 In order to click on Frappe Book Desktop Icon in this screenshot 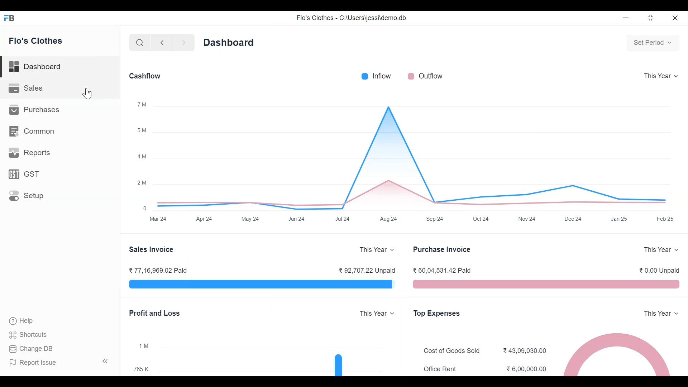, I will do `click(12, 18)`.